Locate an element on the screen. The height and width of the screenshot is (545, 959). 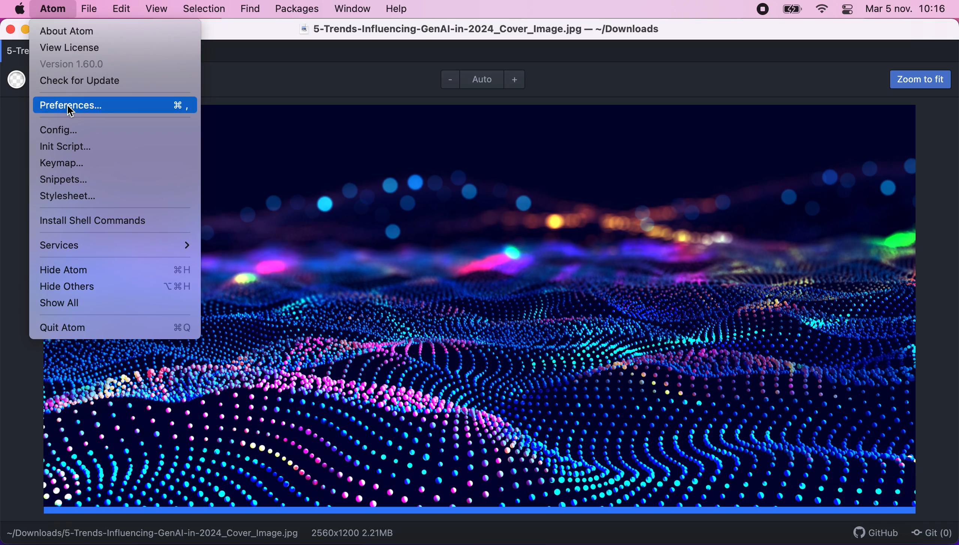
hide others is located at coordinates (115, 287).